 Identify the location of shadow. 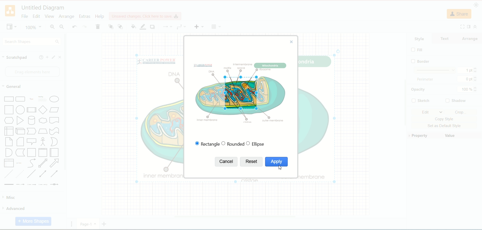
(456, 101).